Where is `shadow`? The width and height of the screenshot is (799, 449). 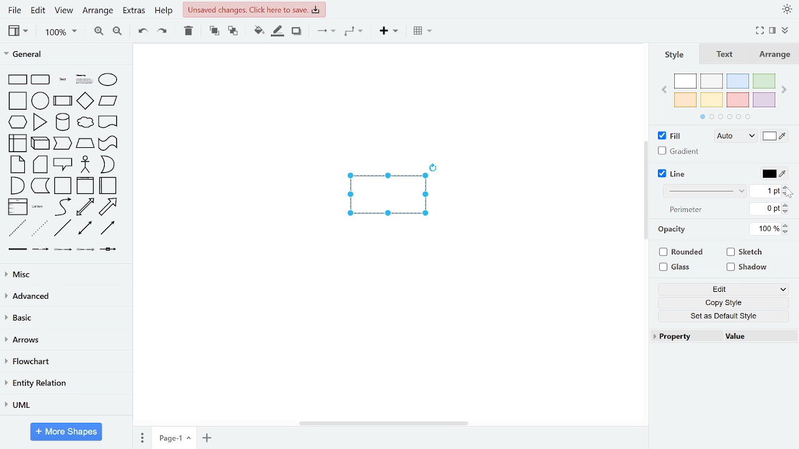 shadow is located at coordinates (748, 268).